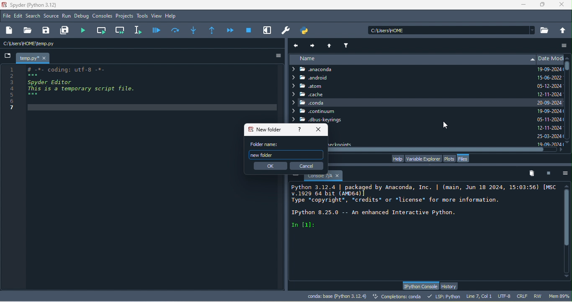  What do you see at coordinates (320, 129) in the screenshot?
I see `close` at bounding box center [320, 129].